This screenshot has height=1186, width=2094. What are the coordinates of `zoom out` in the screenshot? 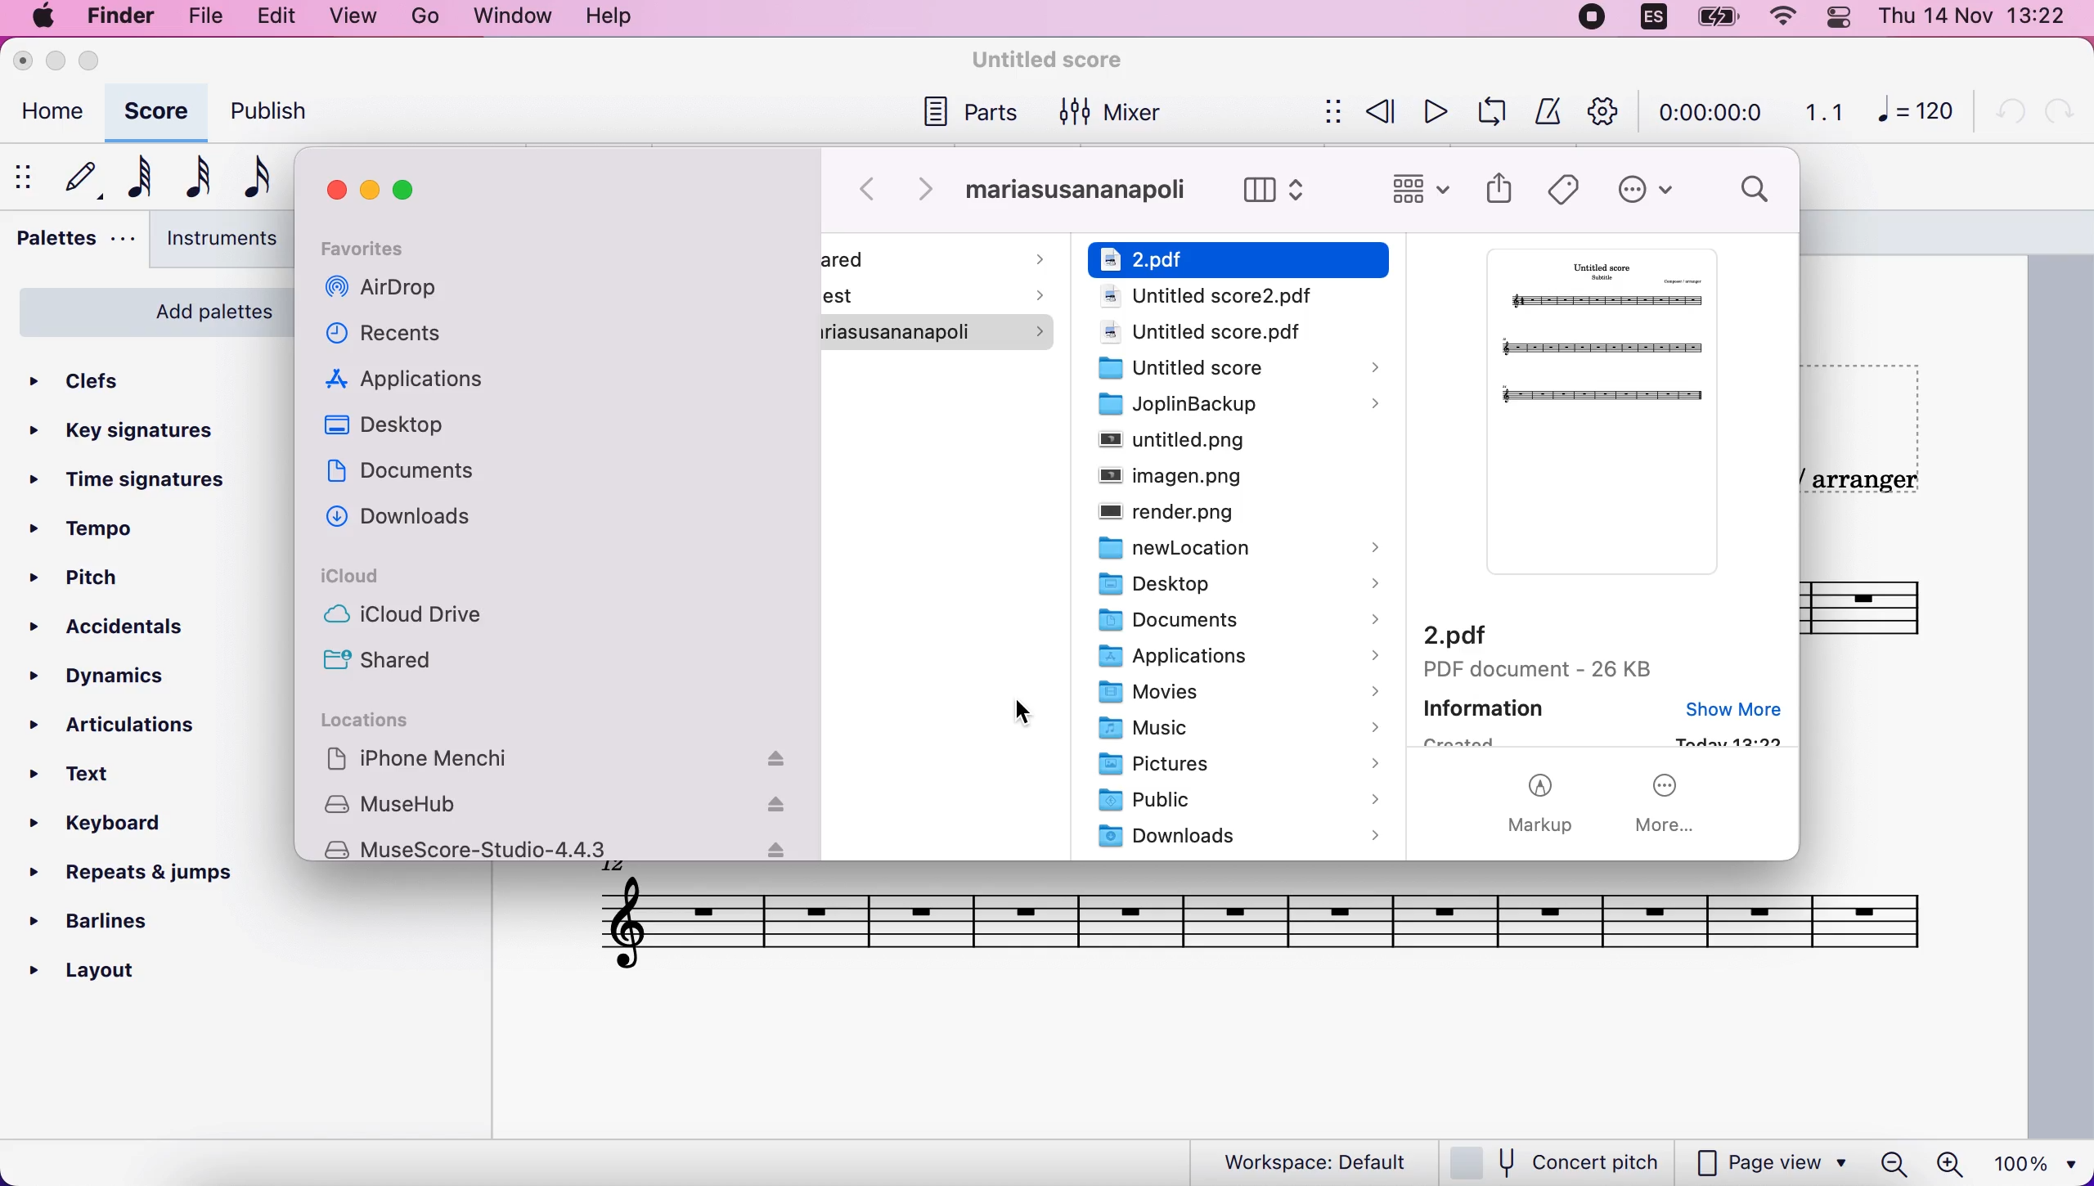 It's located at (1889, 1163).